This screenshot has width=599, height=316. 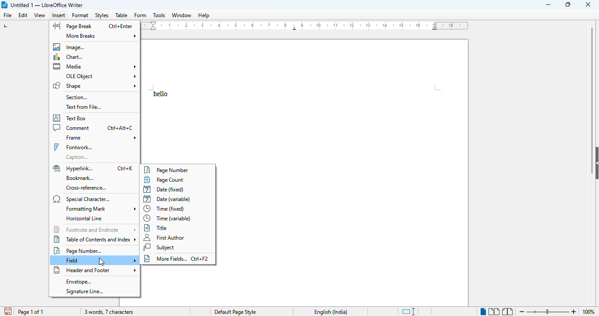 I want to click on frame, so click(x=100, y=138).